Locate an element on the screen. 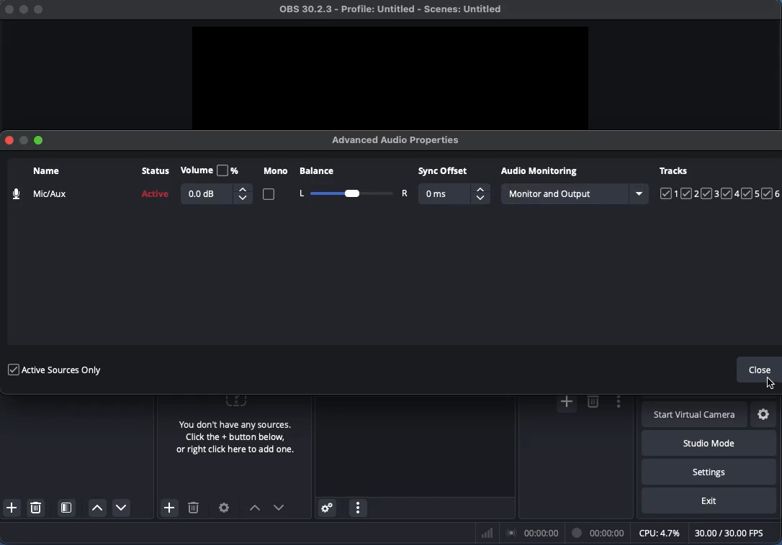  Advanced audio properties is located at coordinates (400, 139).